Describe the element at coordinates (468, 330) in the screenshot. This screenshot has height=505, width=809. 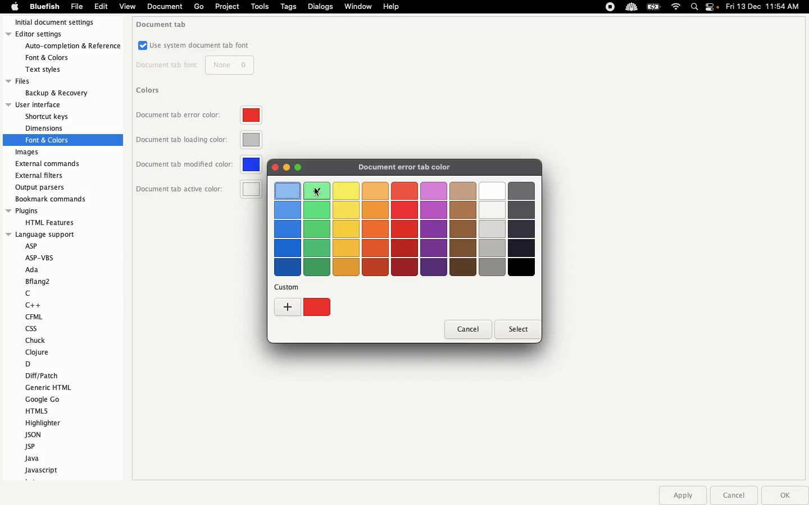
I see `Cancel` at that location.